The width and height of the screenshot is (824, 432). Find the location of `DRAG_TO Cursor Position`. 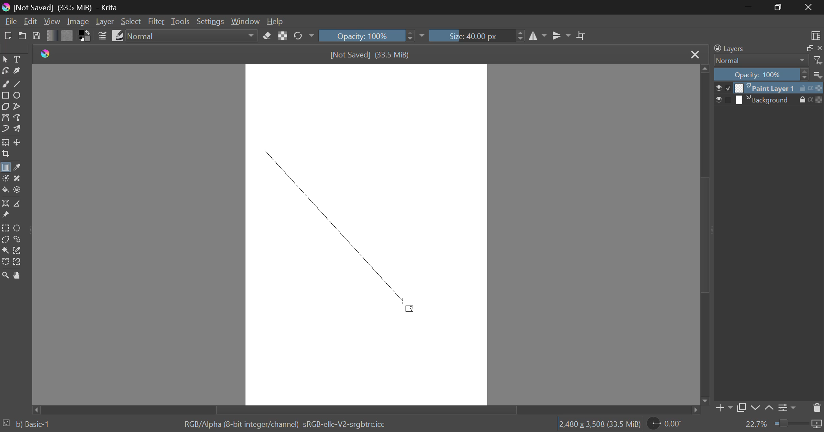

DRAG_TO Cursor Position is located at coordinates (415, 307).